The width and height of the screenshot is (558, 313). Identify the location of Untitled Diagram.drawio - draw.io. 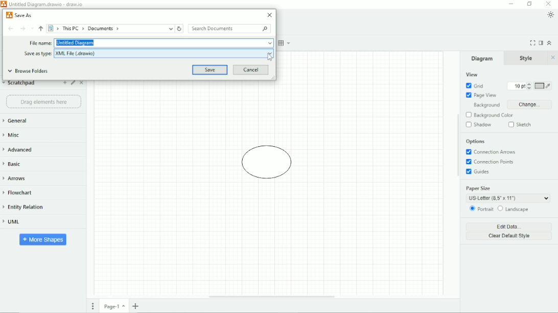
(48, 5).